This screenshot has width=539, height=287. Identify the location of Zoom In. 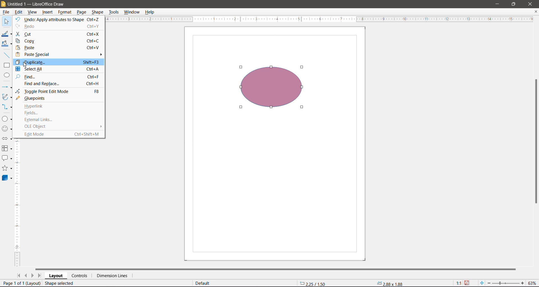
(522, 283).